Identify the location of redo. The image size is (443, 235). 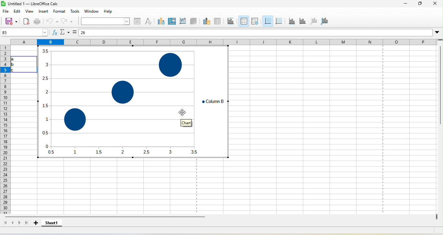
(66, 21).